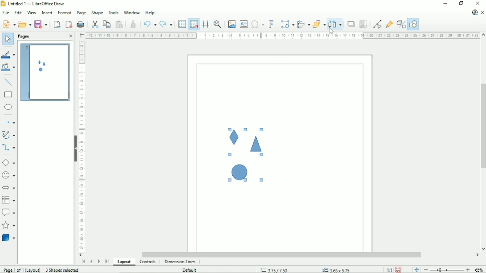  I want to click on Window, so click(131, 12).